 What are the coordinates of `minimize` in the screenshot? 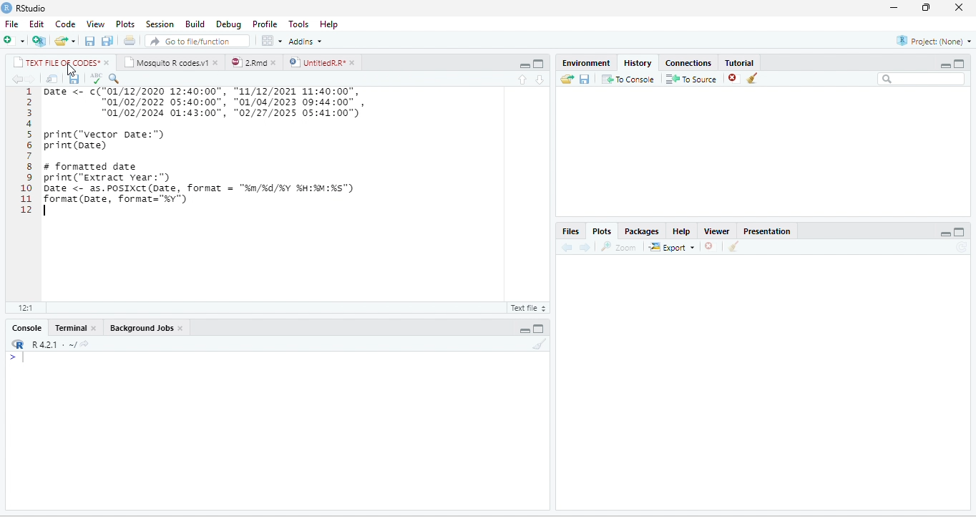 It's located at (945, 233).